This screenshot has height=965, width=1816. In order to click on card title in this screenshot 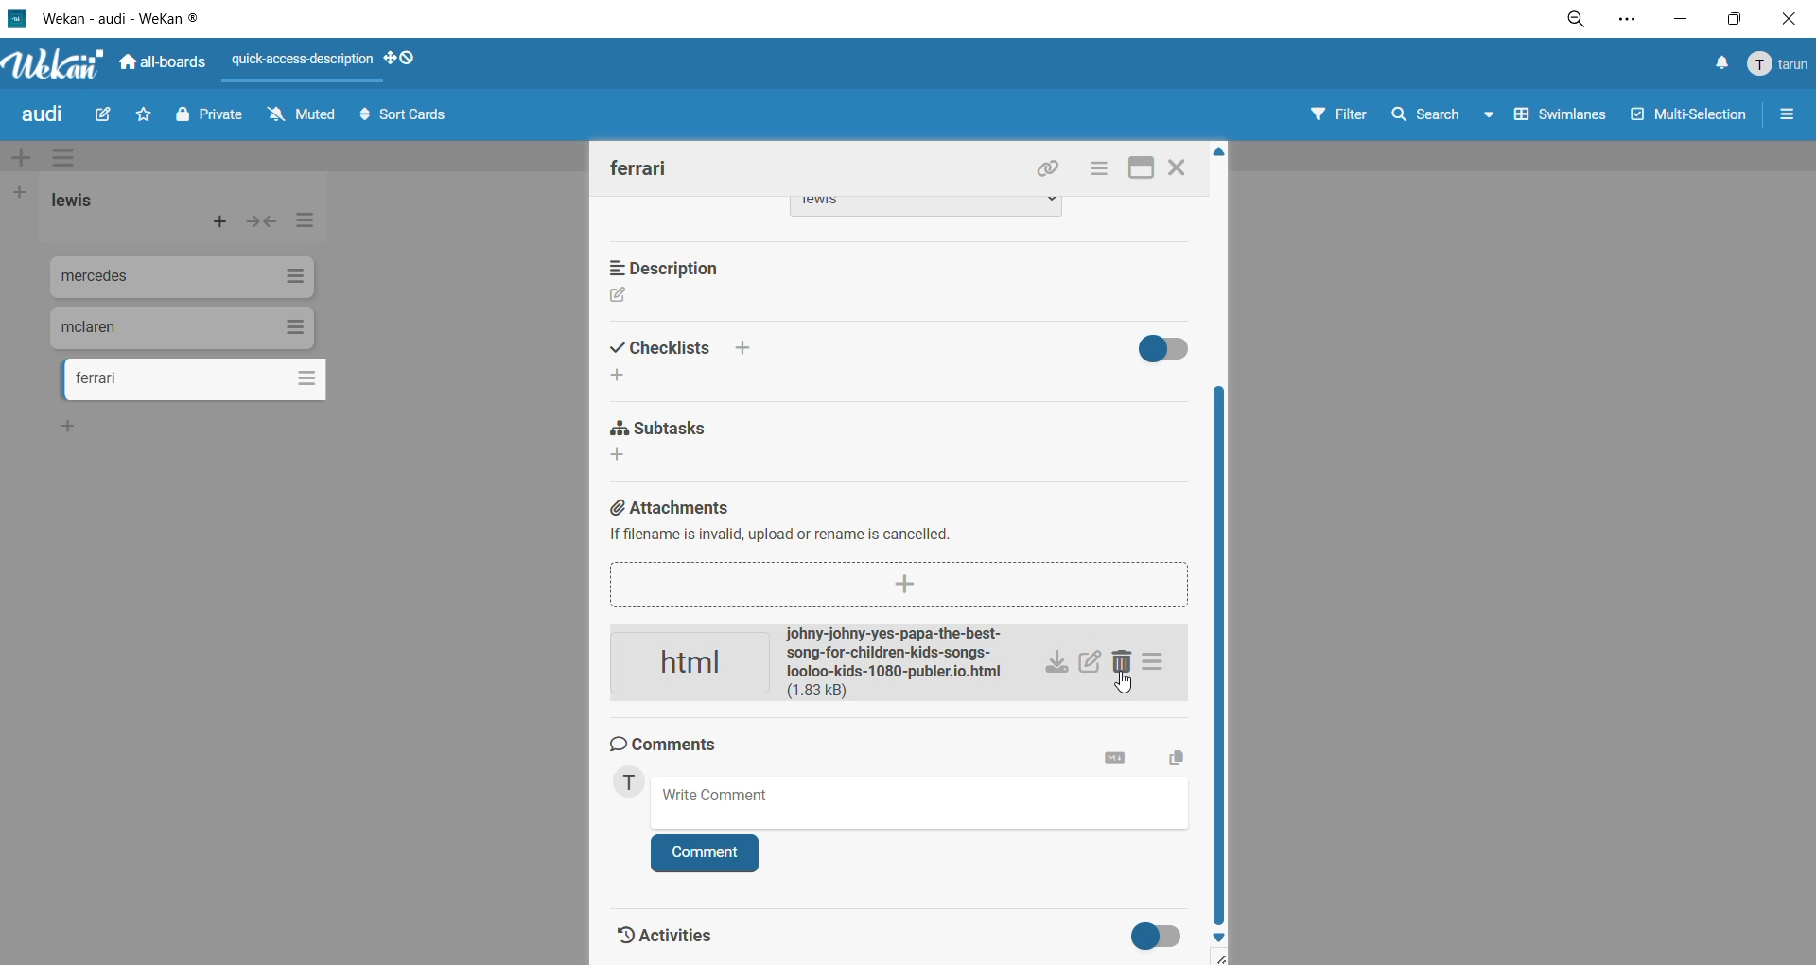, I will do `click(640, 167)`.